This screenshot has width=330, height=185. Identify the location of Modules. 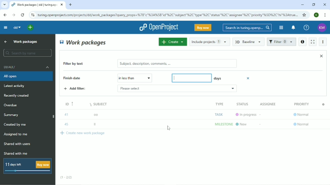
(280, 27).